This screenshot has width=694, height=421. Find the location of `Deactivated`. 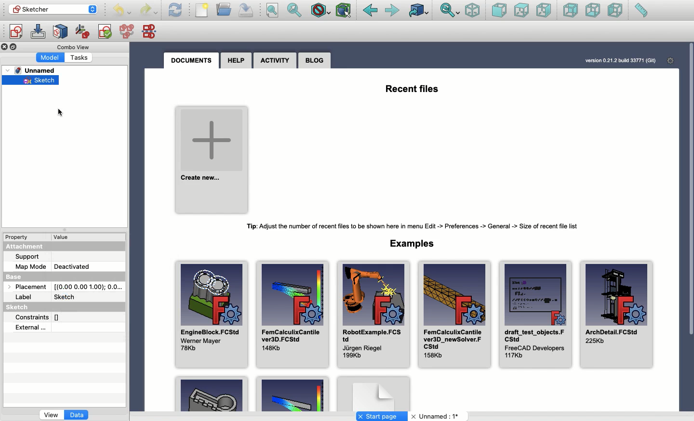

Deactivated is located at coordinates (72, 265).